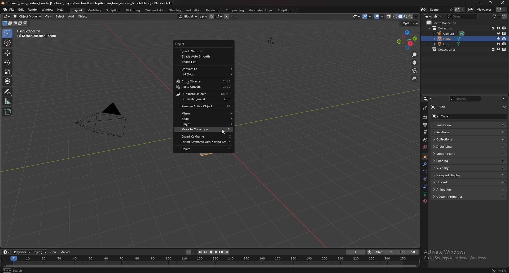 This screenshot has height=273, width=509. Describe the element at coordinates (95, 11) in the screenshot. I see `modeling` at that location.